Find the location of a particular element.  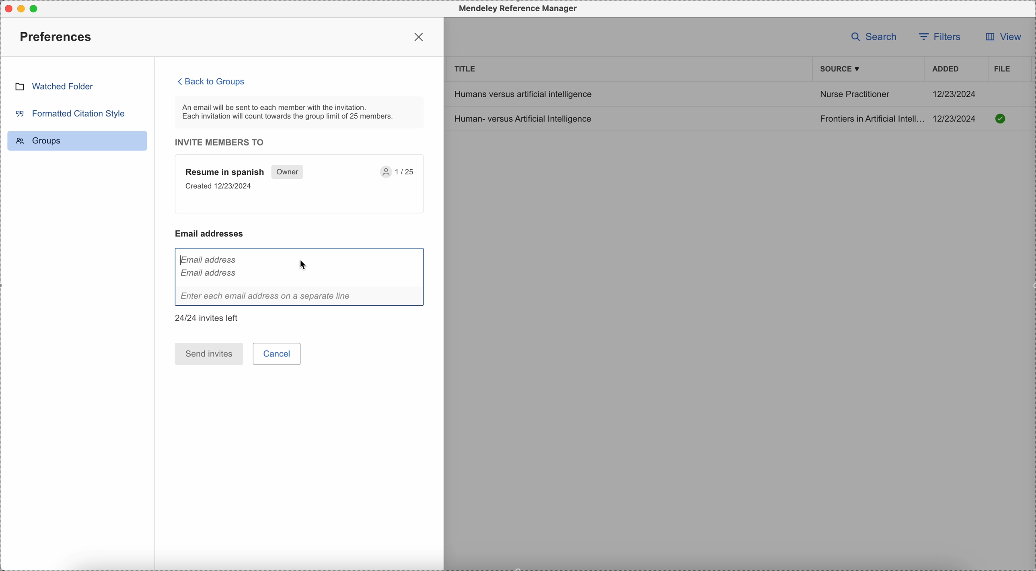

back to groups is located at coordinates (212, 81).